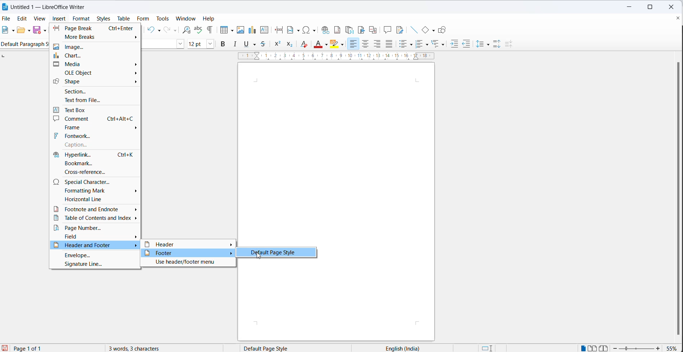 This screenshot has width=683, height=352. What do you see at coordinates (12, 31) in the screenshot?
I see `file options` at bounding box center [12, 31].